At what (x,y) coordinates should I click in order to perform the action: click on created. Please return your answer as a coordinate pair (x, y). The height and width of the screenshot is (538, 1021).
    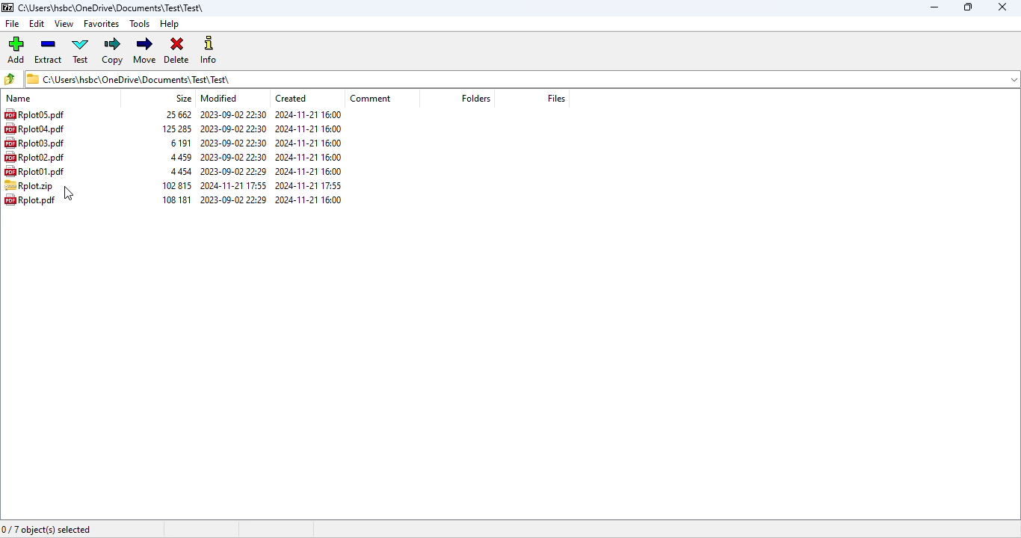
    Looking at the image, I should click on (292, 98).